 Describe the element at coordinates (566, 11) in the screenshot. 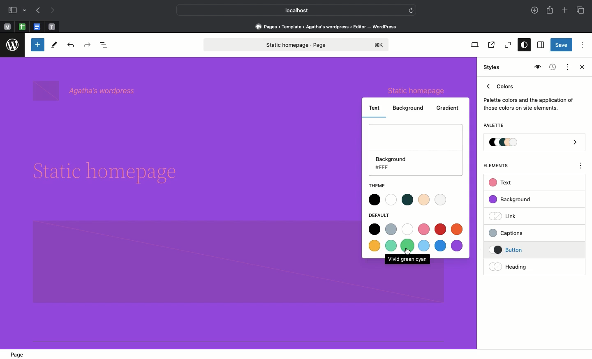

I see `Add new tab` at that location.